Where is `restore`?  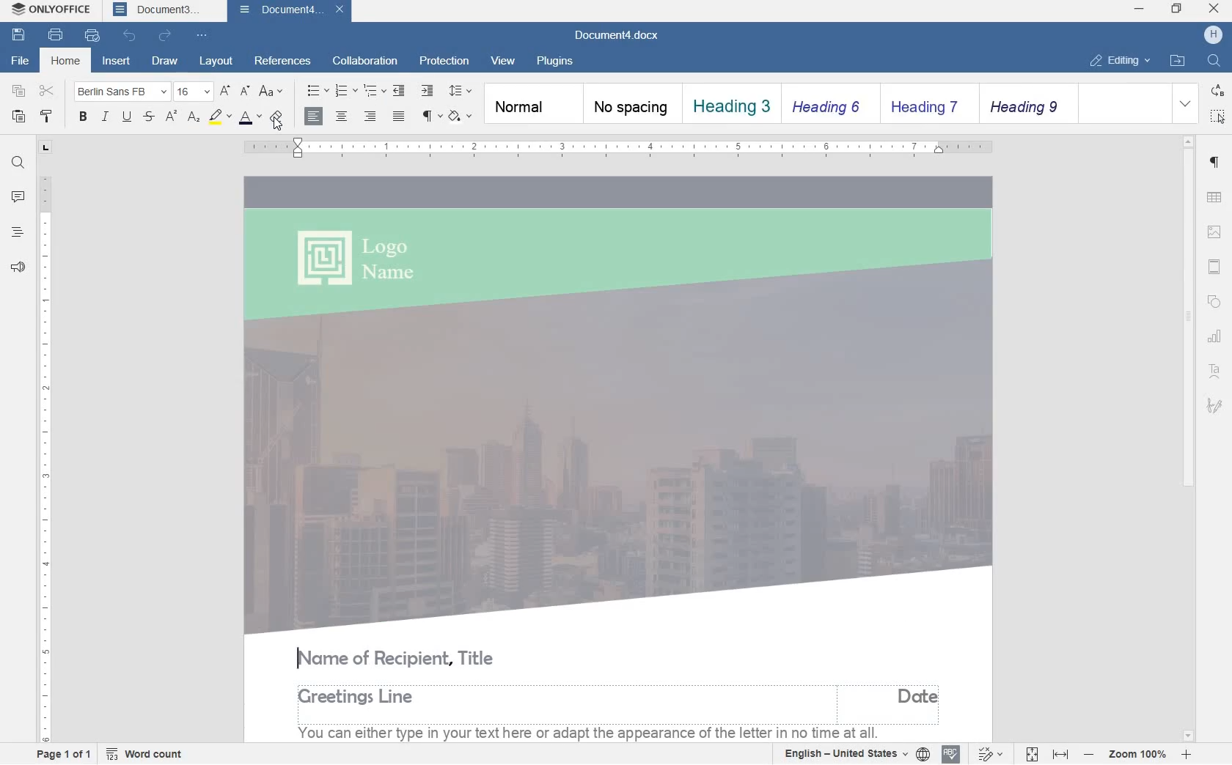
restore is located at coordinates (1178, 10).